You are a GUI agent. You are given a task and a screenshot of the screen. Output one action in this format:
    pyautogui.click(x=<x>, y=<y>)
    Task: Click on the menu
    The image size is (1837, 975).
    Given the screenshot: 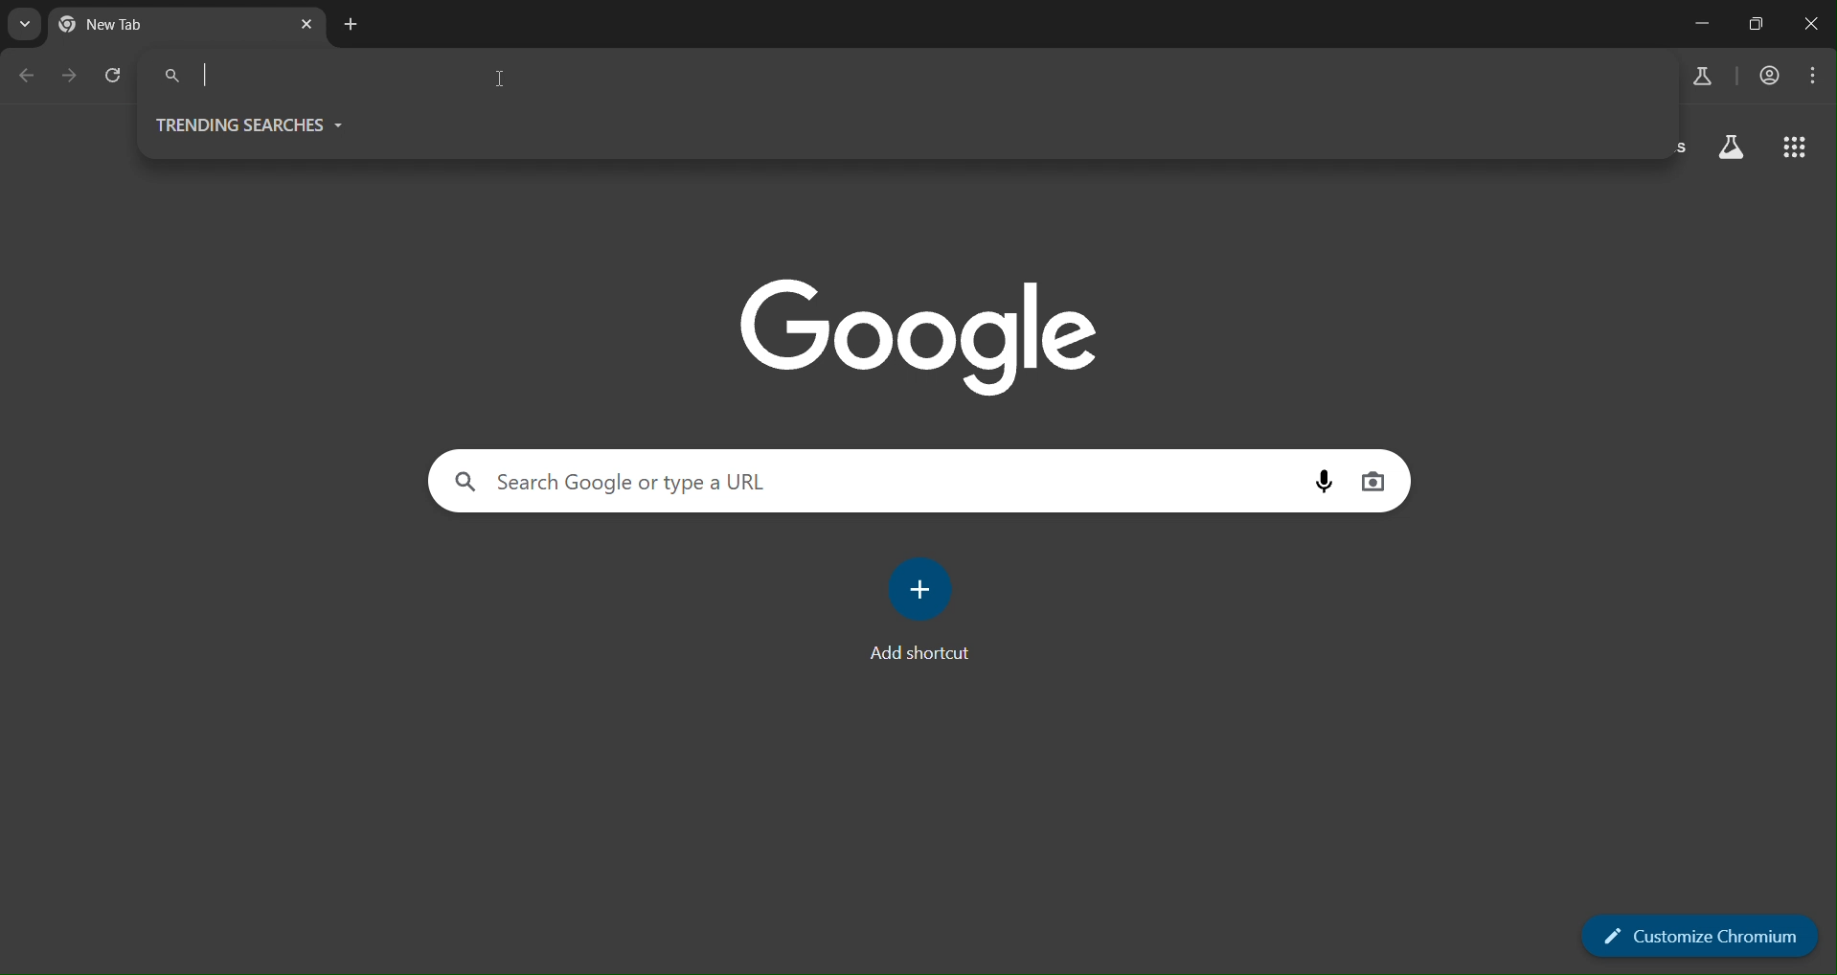 What is the action you would take?
    pyautogui.click(x=1813, y=78)
    